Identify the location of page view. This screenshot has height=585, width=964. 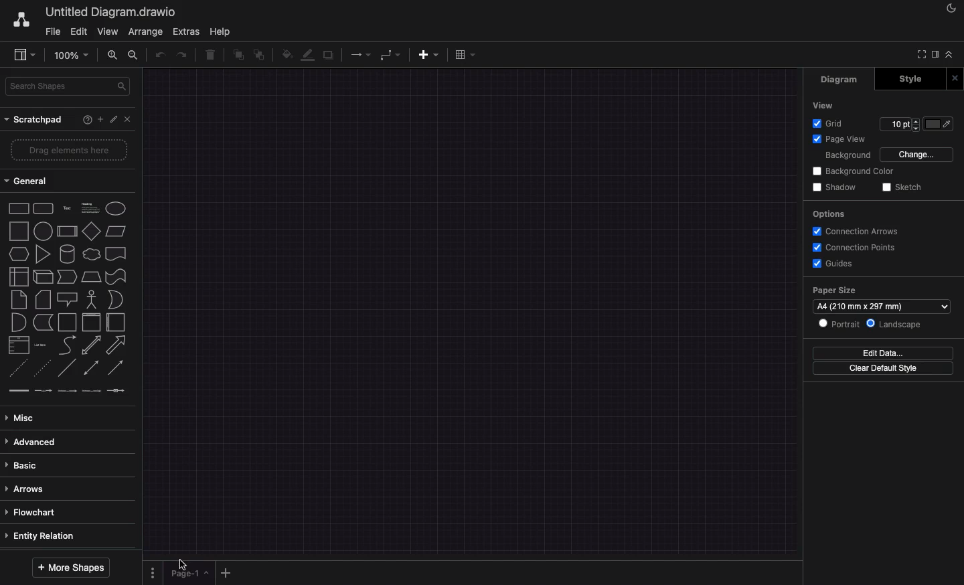
(839, 140).